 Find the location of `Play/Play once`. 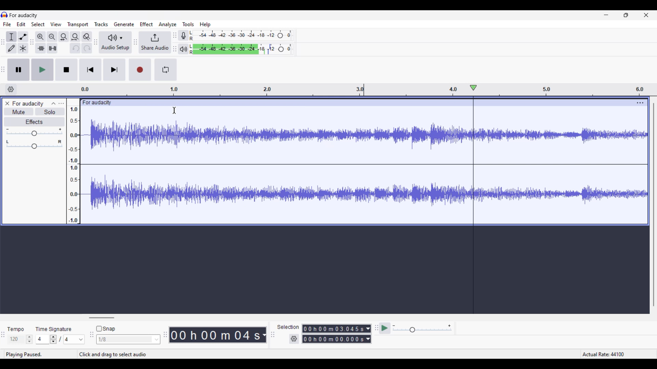

Play/Play once is located at coordinates (42, 70).